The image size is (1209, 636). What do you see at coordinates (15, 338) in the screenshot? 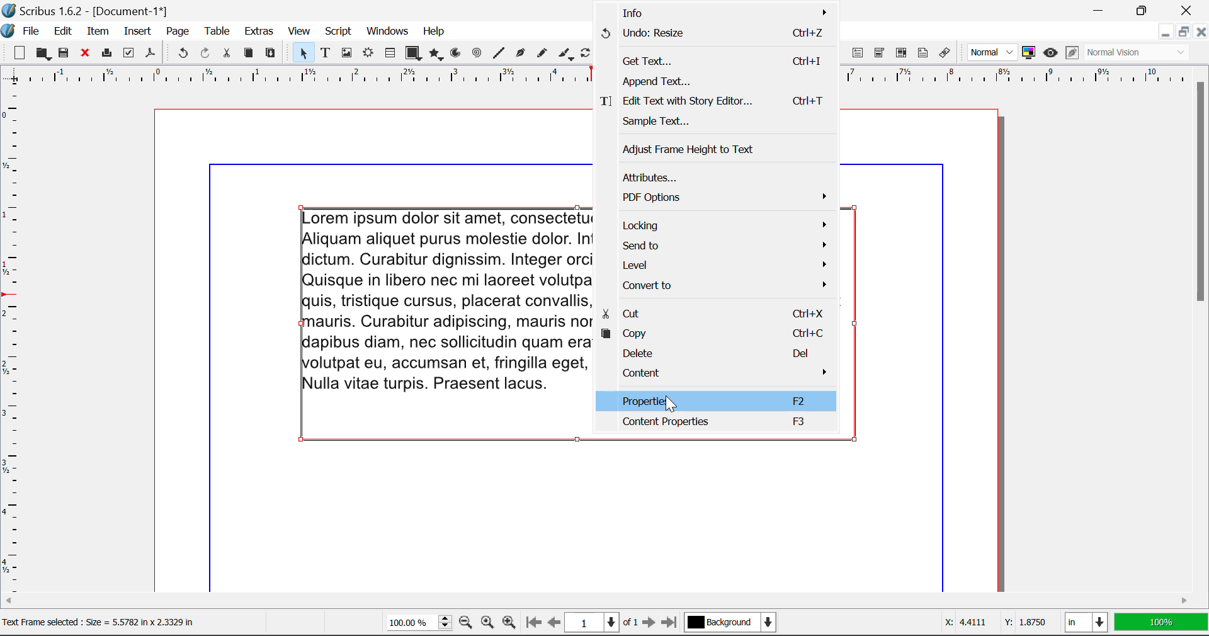
I see `Horizontal Page Margins` at bounding box center [15, 338].